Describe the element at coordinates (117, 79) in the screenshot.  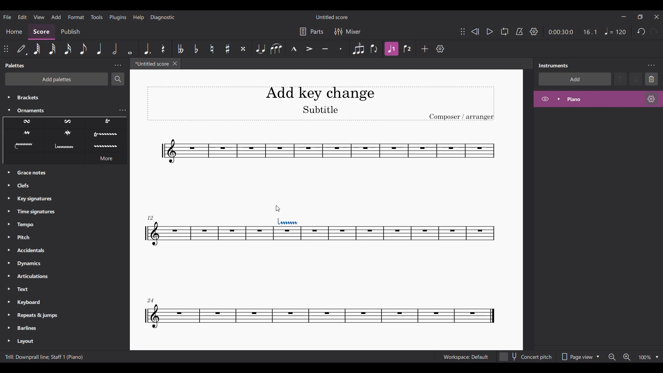
I see `Search palette` at that location.